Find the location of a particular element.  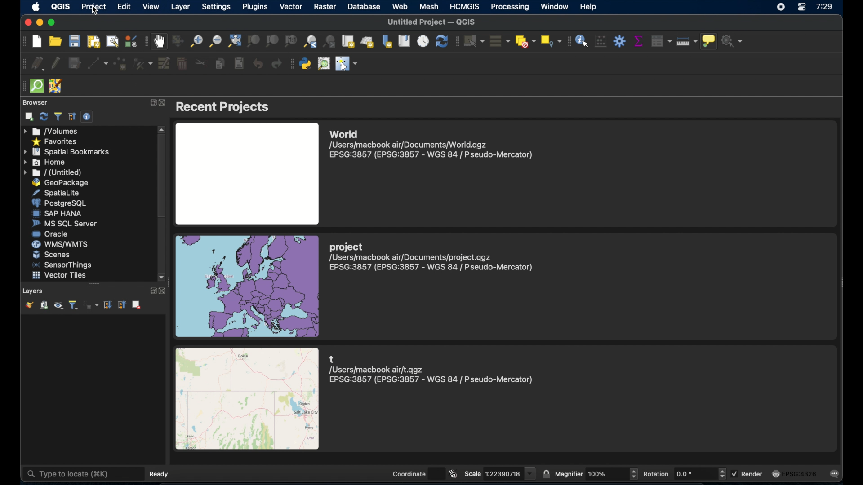

help is located at coordinates (589, 7).